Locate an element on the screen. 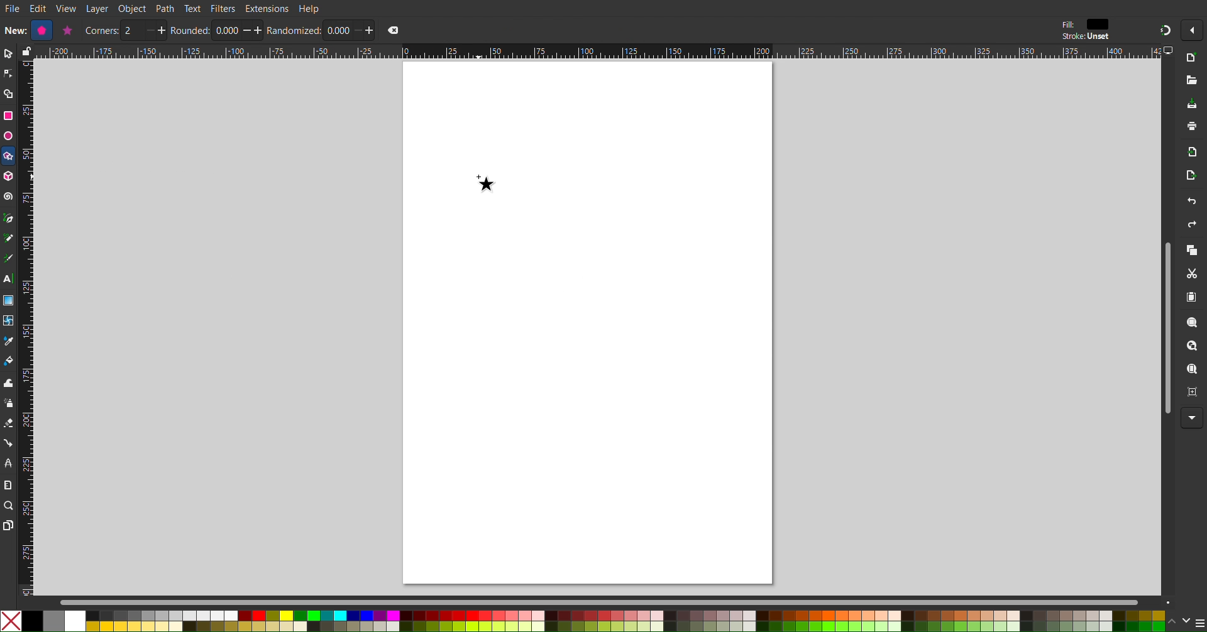  3D Box Tool is located at coordinates (9, 176).